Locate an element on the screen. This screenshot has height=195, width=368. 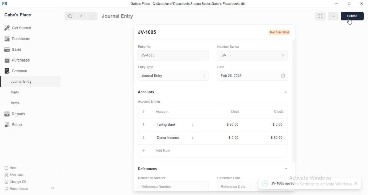
‘Help is located at coordinates (18, 168).